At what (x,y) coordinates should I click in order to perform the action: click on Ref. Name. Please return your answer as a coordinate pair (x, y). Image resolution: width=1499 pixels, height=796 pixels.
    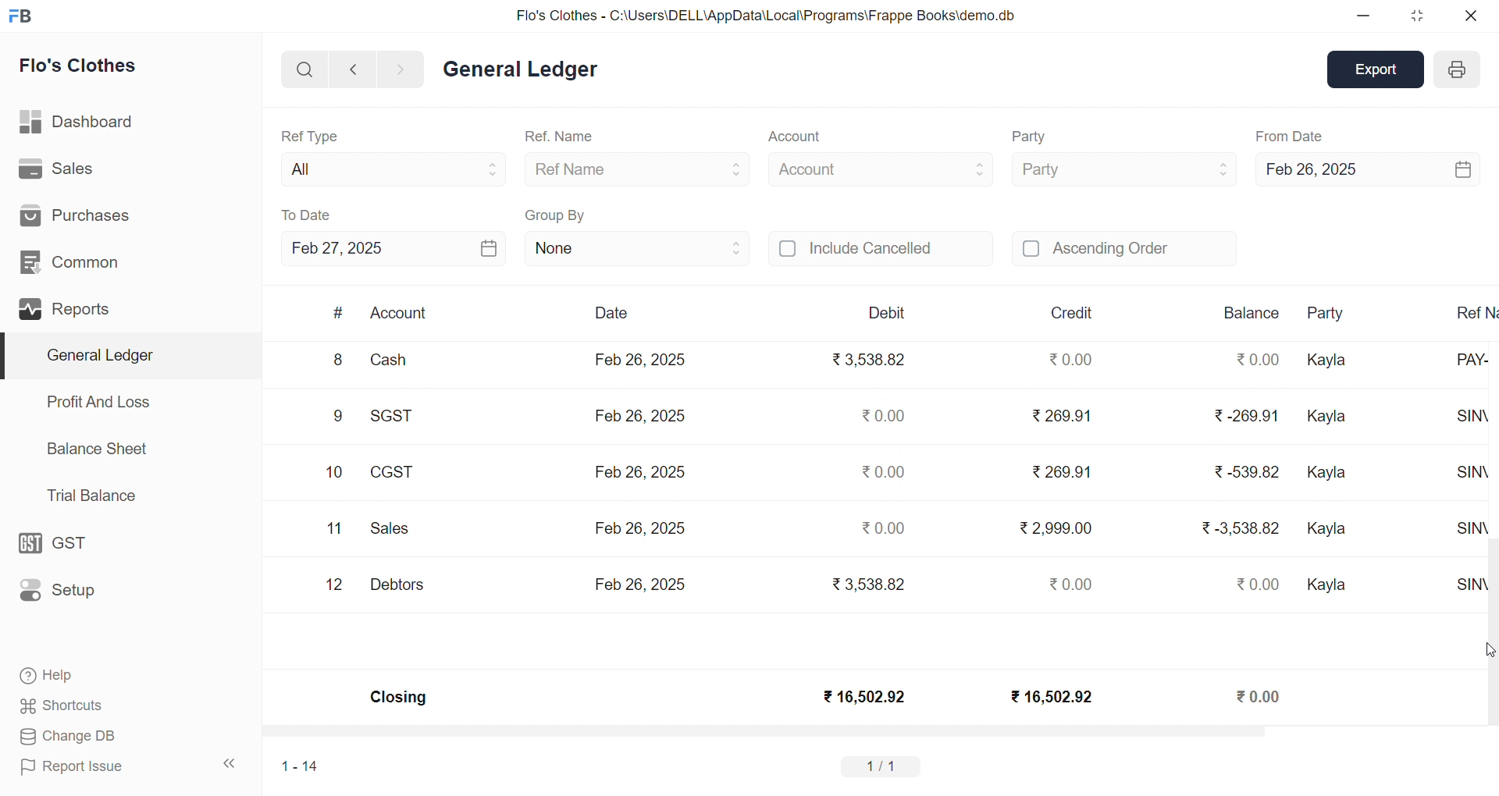
    Looking at the image, I should click on (561, 137).